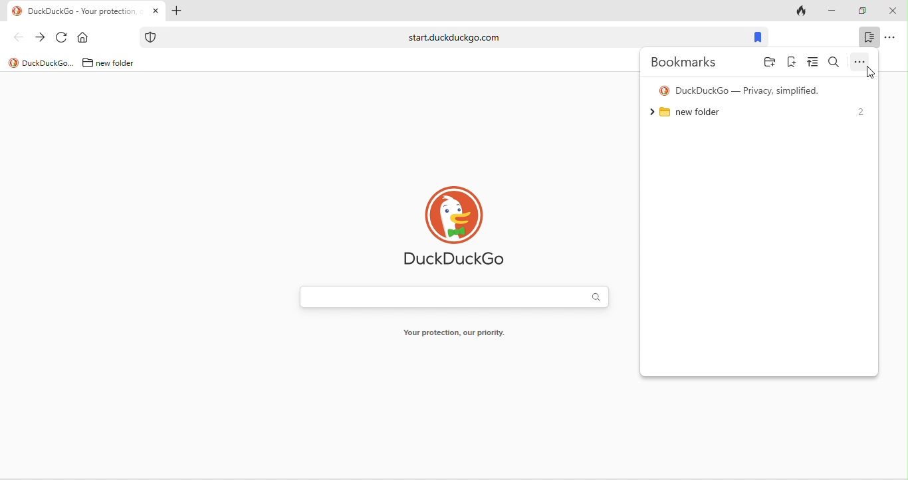  I want to click on home, so click(82, 37).